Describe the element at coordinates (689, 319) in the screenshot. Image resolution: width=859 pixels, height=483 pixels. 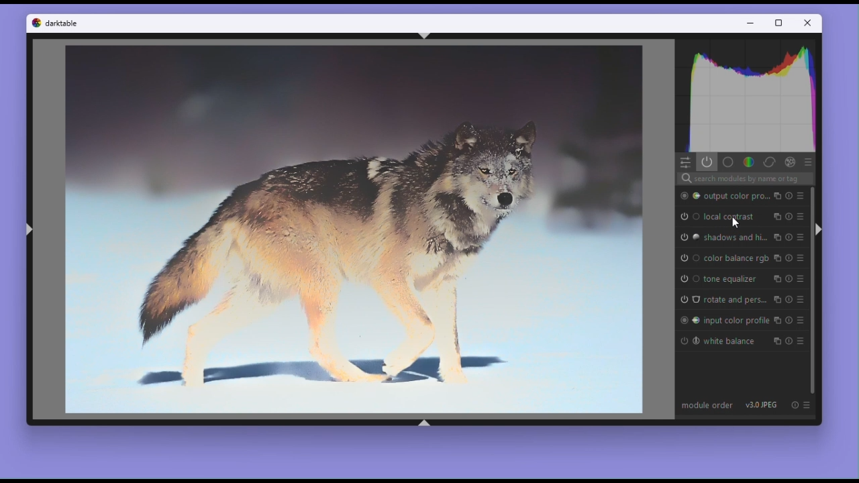
I see `'input color profile' is switched on` at that location.